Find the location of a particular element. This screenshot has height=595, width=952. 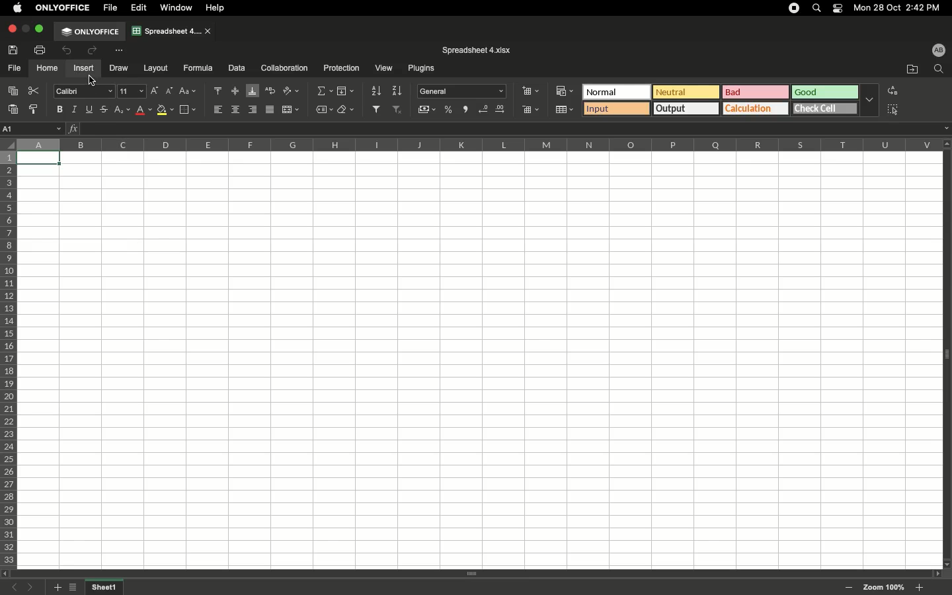

Decrease decimal is located at coordinates (483, 110).